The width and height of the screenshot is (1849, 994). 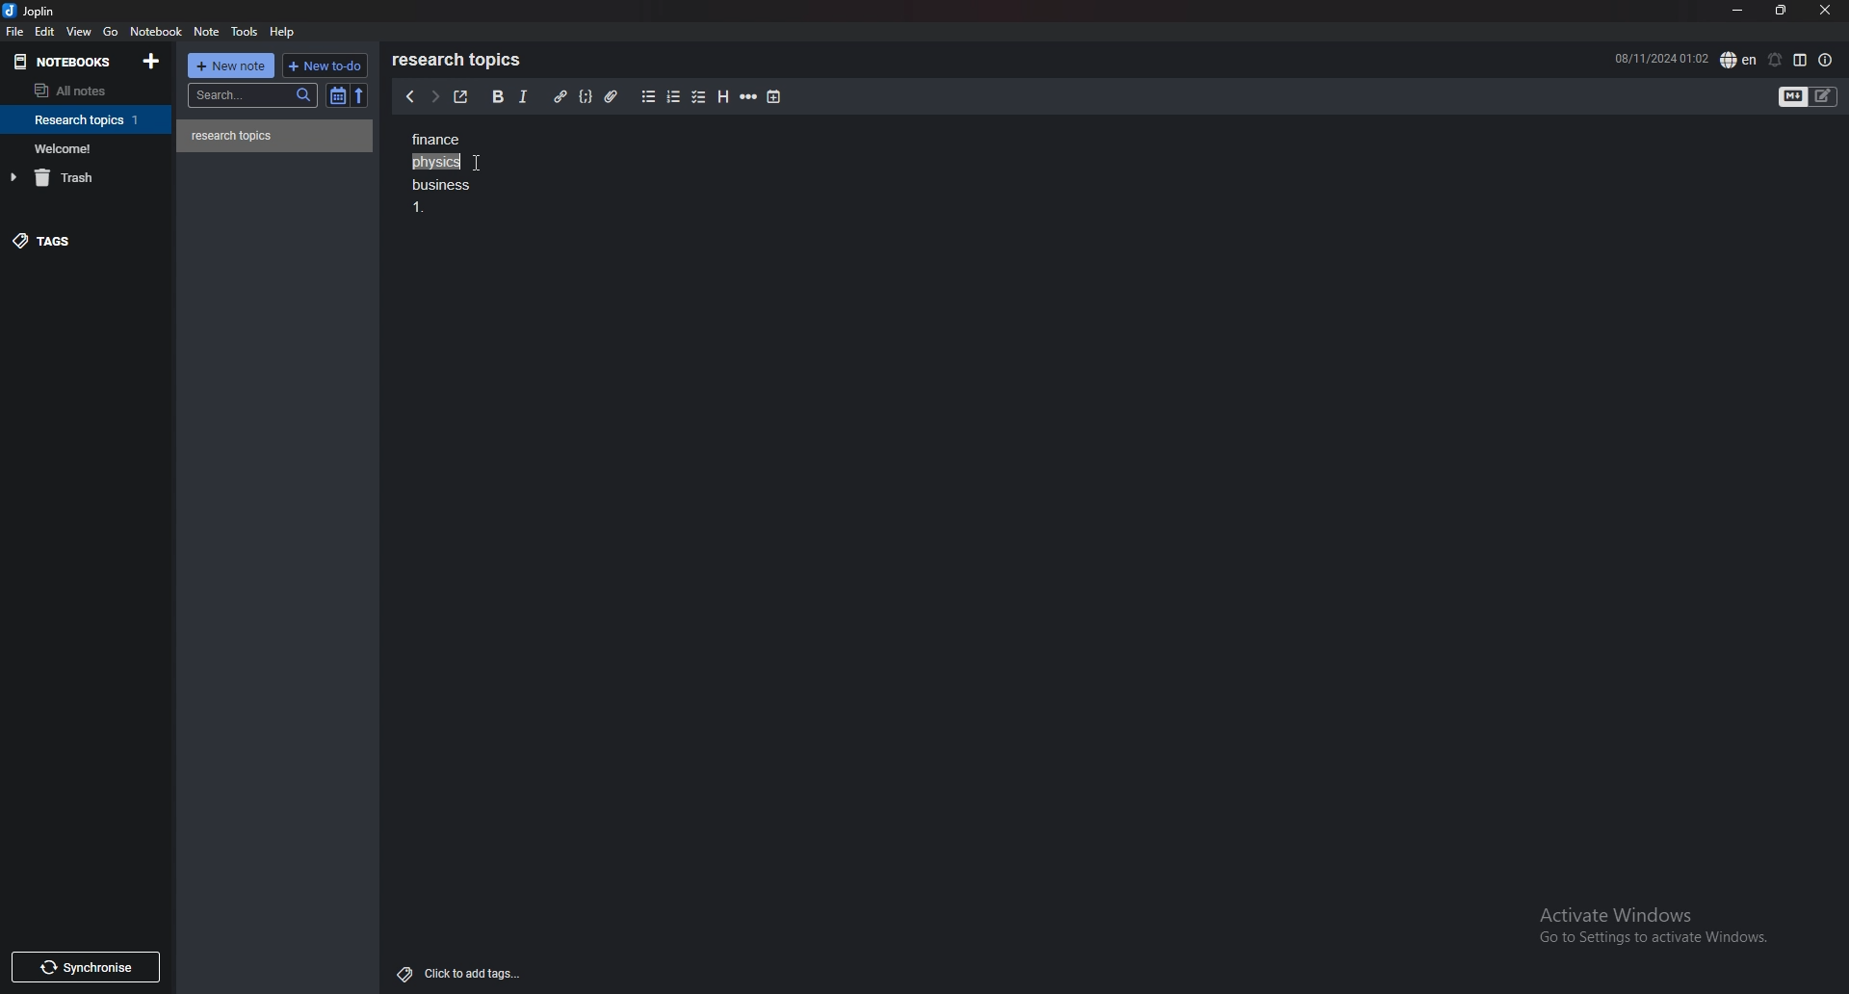 I want to click on go, so click(x=110, y=32).